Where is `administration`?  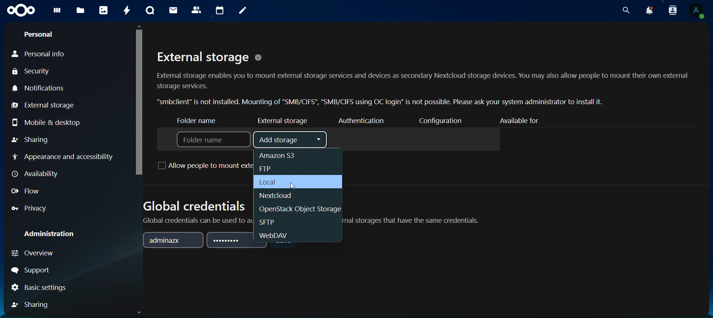 administration is located at coordinates (50, 235).